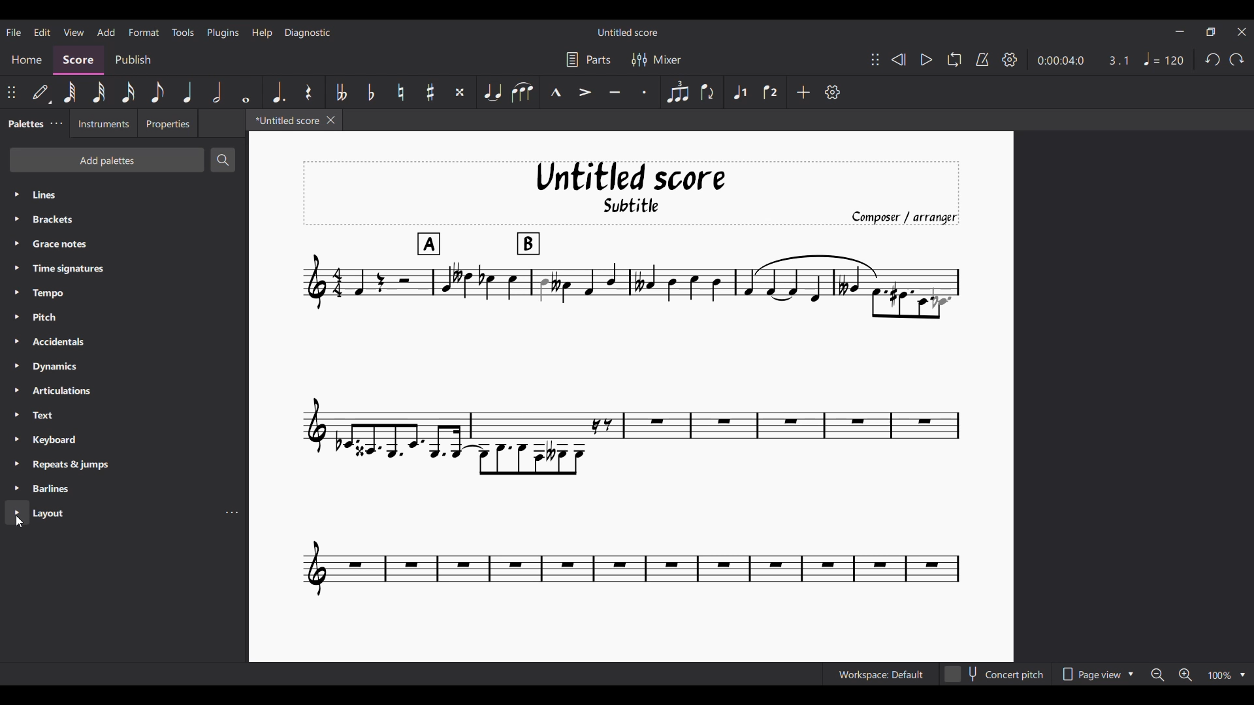 The image size is (1254, 705). I want to click on Toggle sharp, so click(430, 92).